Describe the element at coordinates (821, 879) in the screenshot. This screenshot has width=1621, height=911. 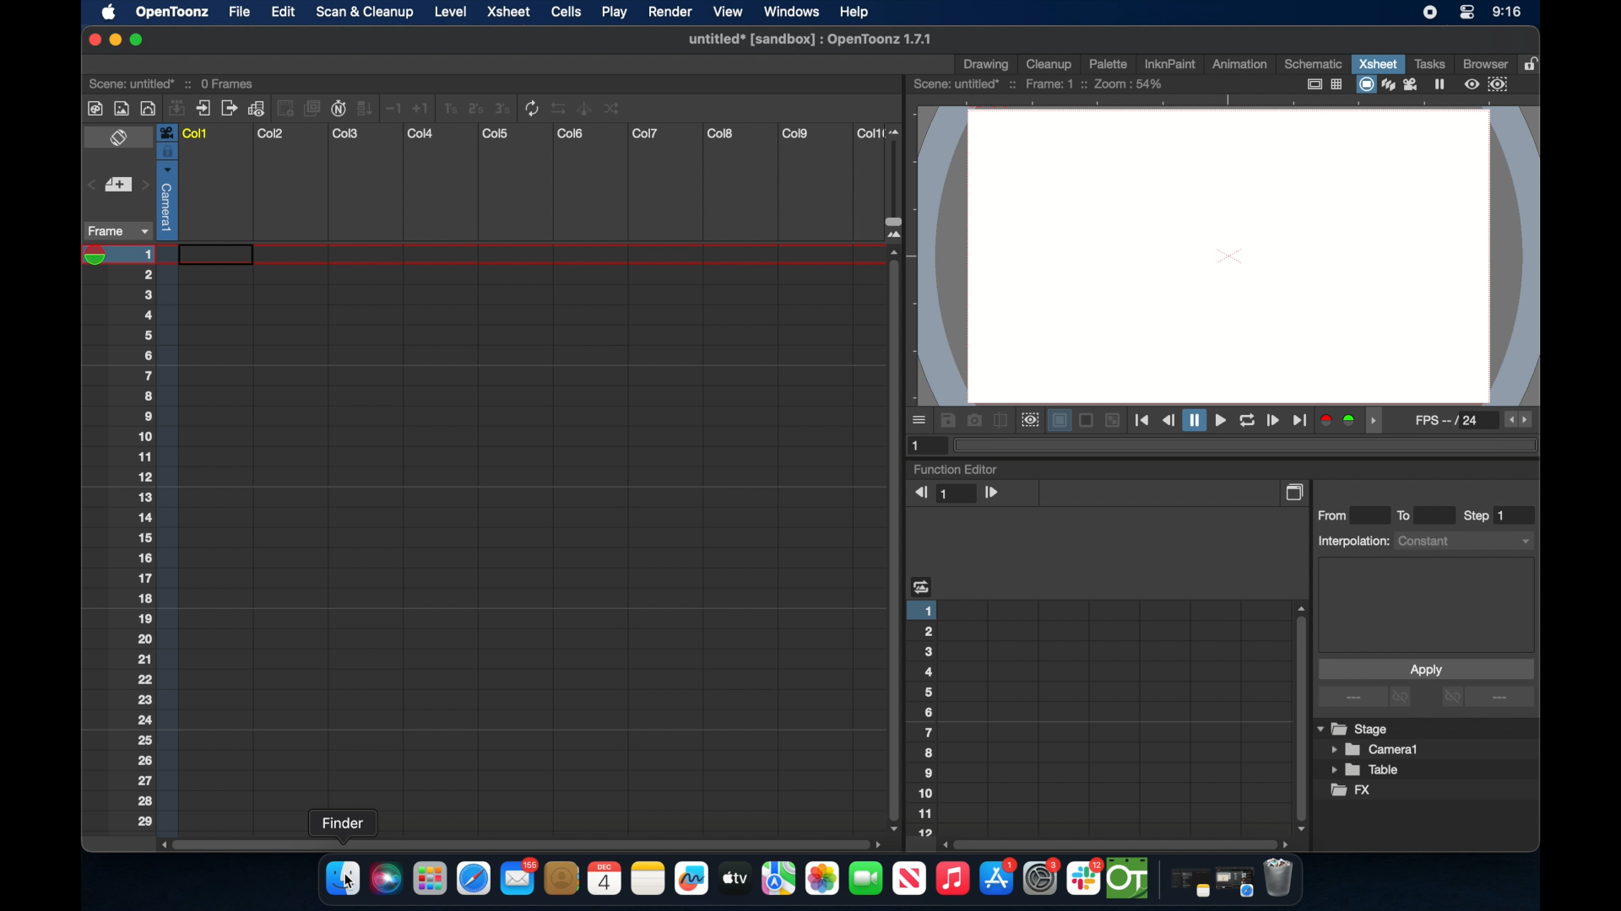
I see `photos` at that location.